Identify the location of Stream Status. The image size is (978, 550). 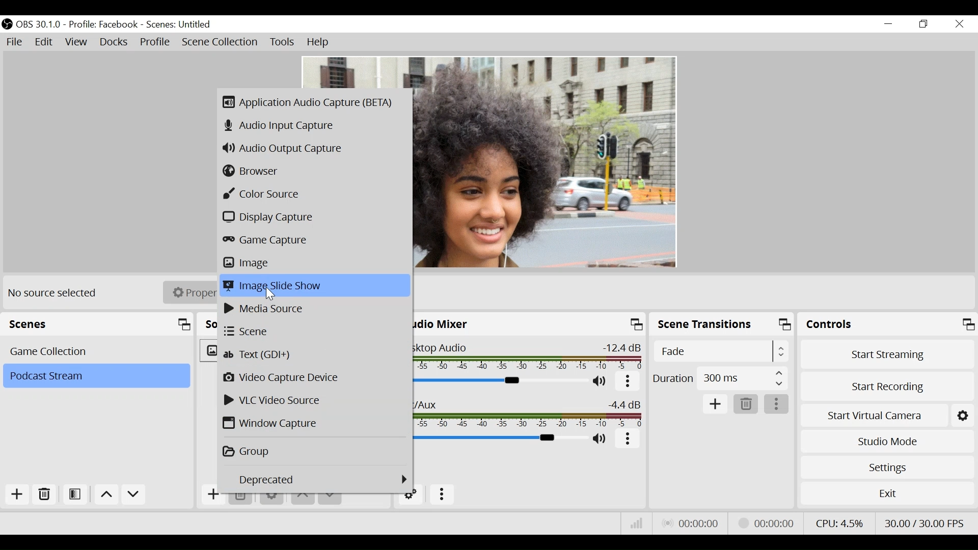
(767, 522).